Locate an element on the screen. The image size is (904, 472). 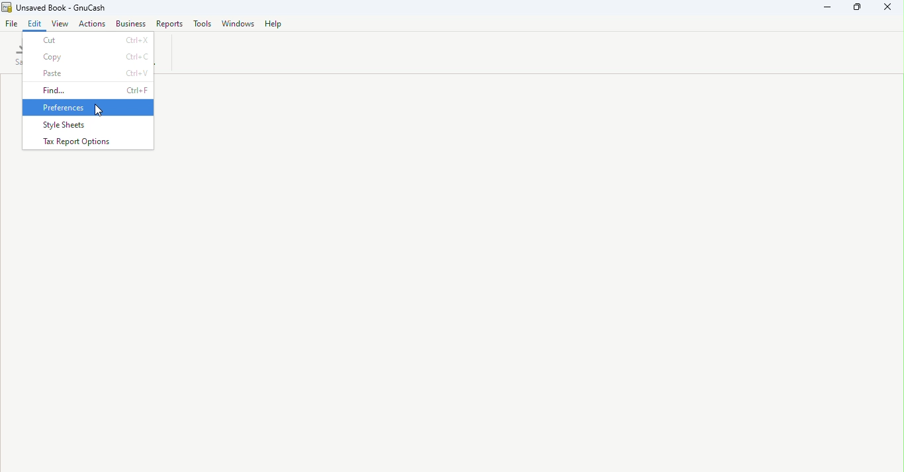
Copy is located at coordinates (90, 57).